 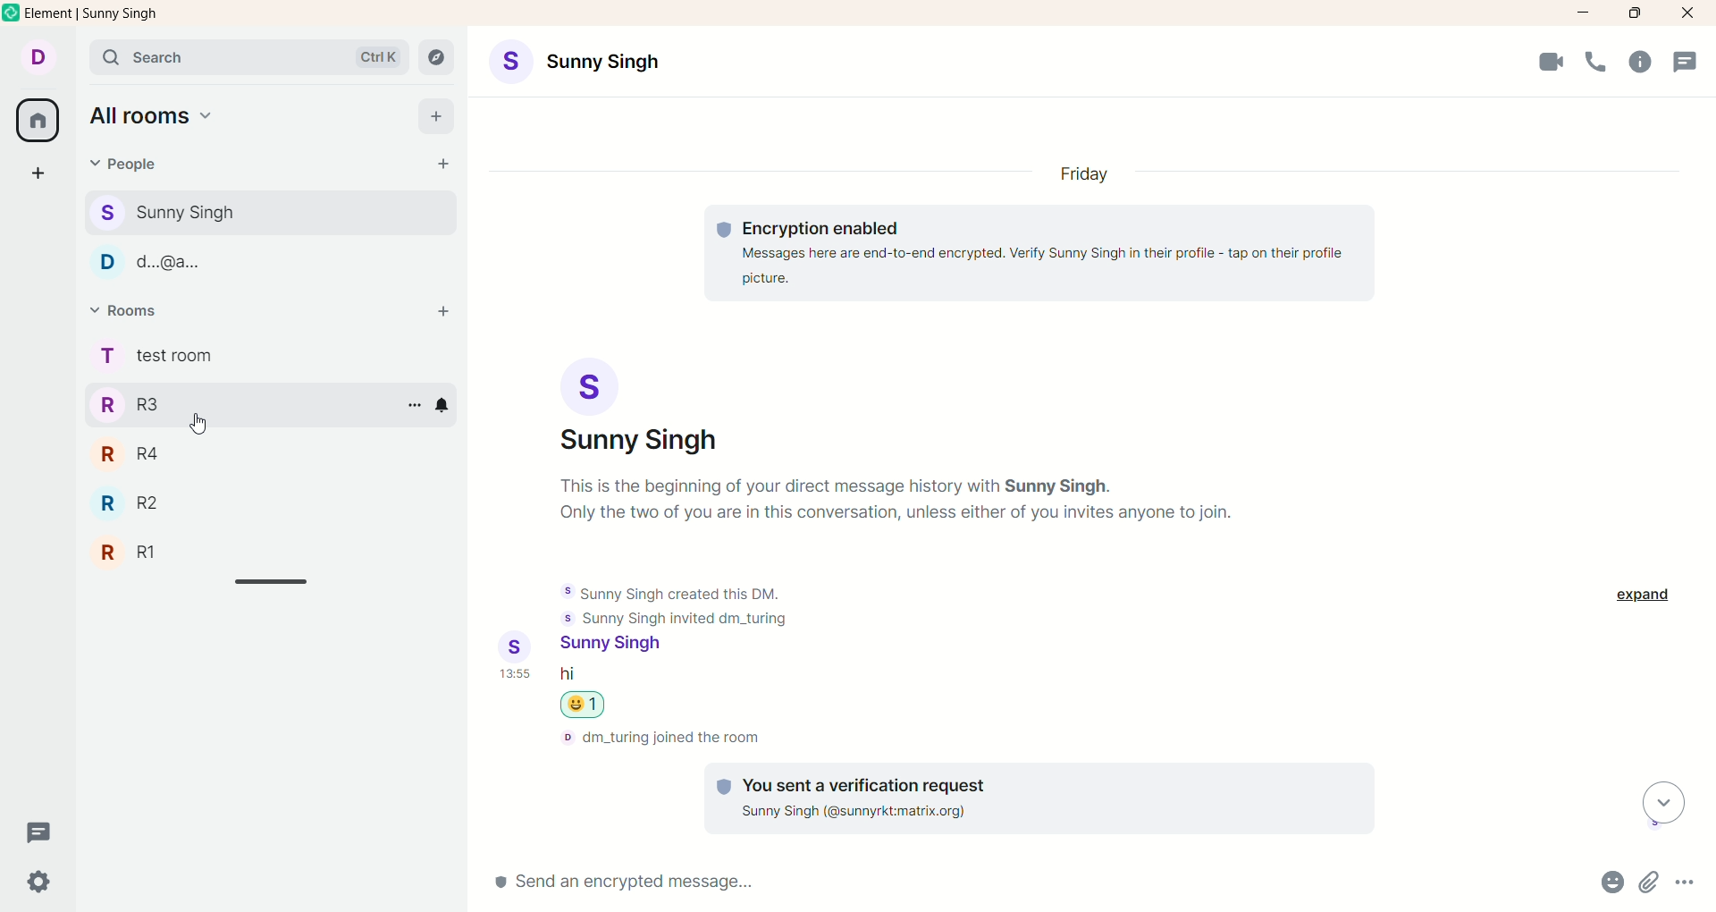 What do you see at coordinates (147, 553) in the screenshot?
I see `R1` at bounding box center [147, 553].